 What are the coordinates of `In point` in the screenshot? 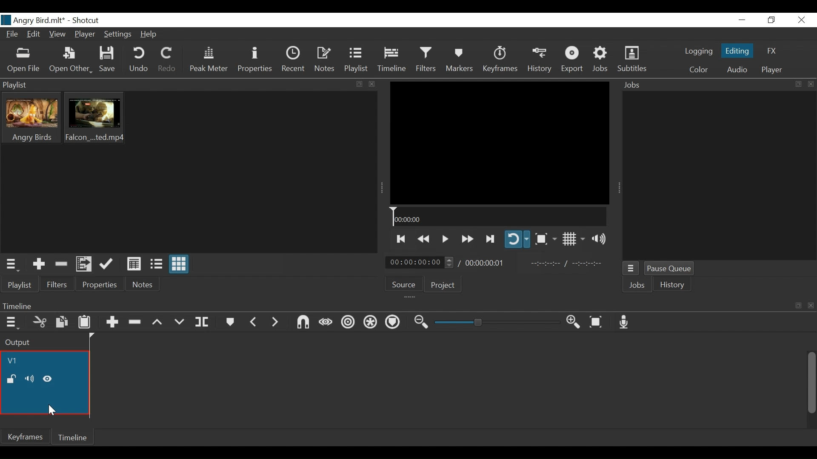 It's located at (568, 263).